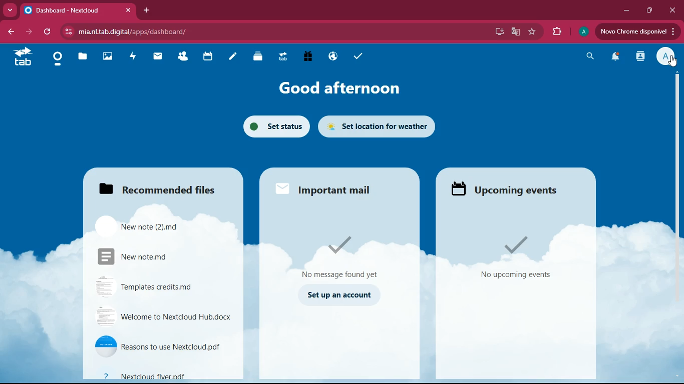 This screenshot has width=684, height=384. Describe the element at coordinates (624, 10) in the screenshot. I see `minimize` at that location.